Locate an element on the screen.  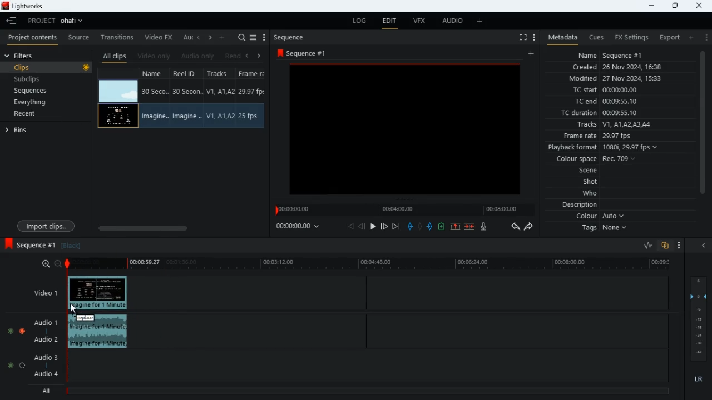
video only is located at coordinates (155, 55).